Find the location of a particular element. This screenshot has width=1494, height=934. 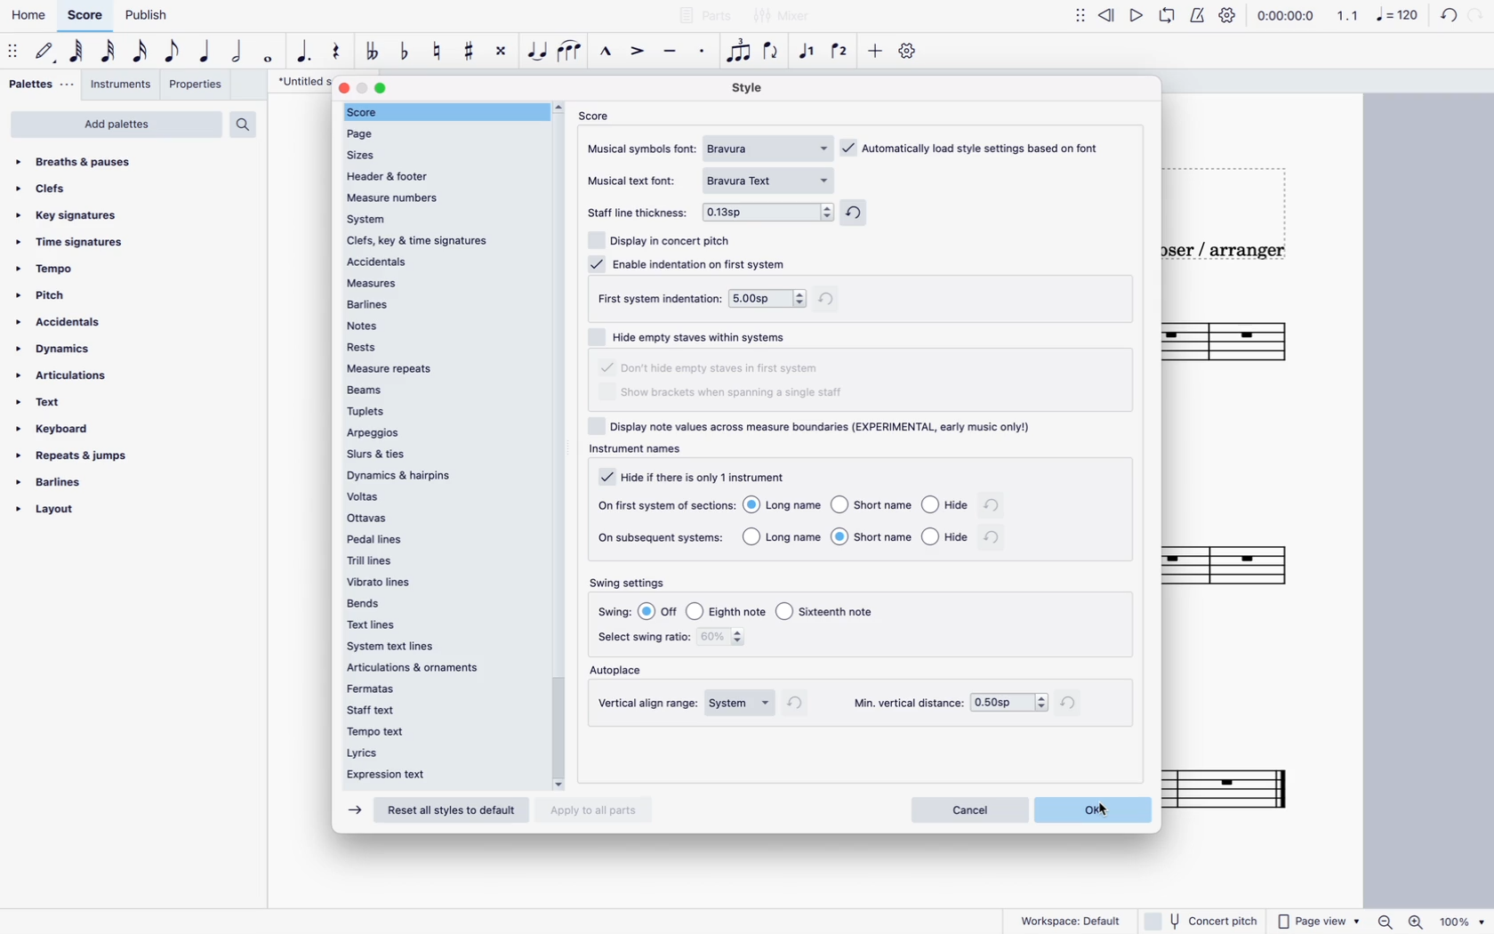

trill lines is located at coordinates (440, 560).